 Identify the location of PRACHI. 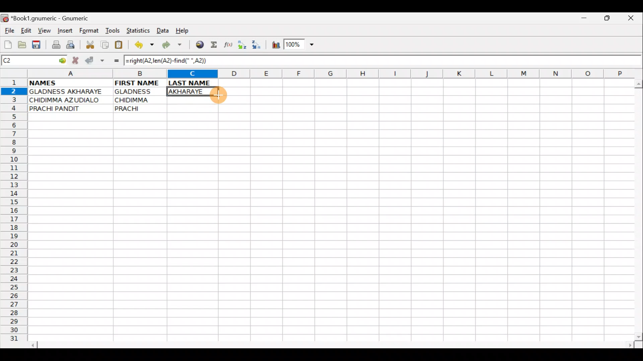
(140, 107).